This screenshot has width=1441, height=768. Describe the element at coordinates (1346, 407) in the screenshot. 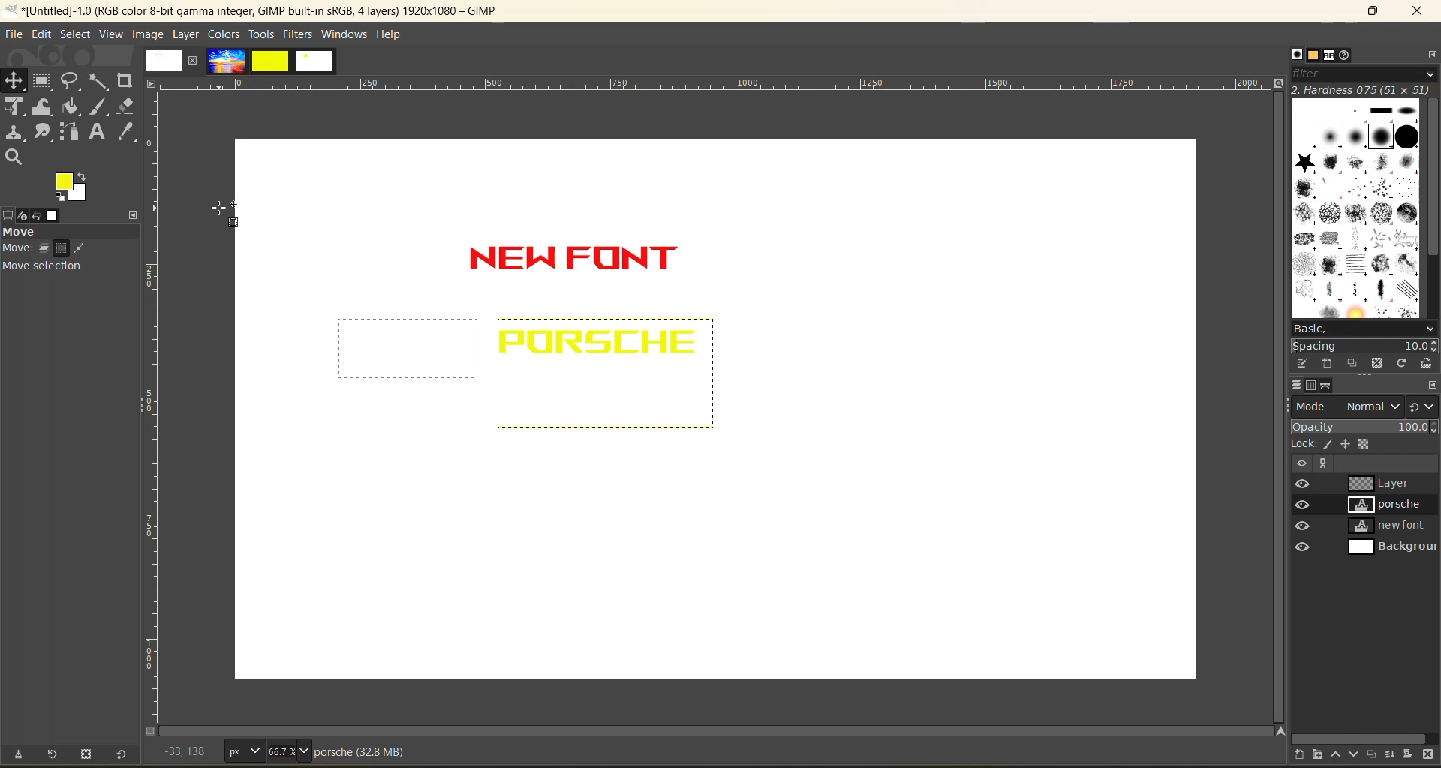

I see `mode` at that location.